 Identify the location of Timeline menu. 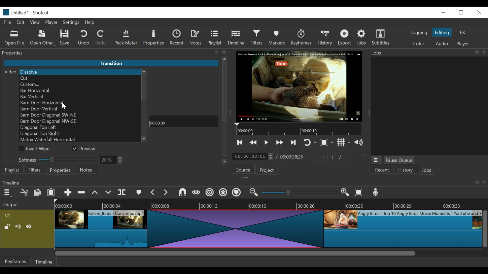
(8, 193).